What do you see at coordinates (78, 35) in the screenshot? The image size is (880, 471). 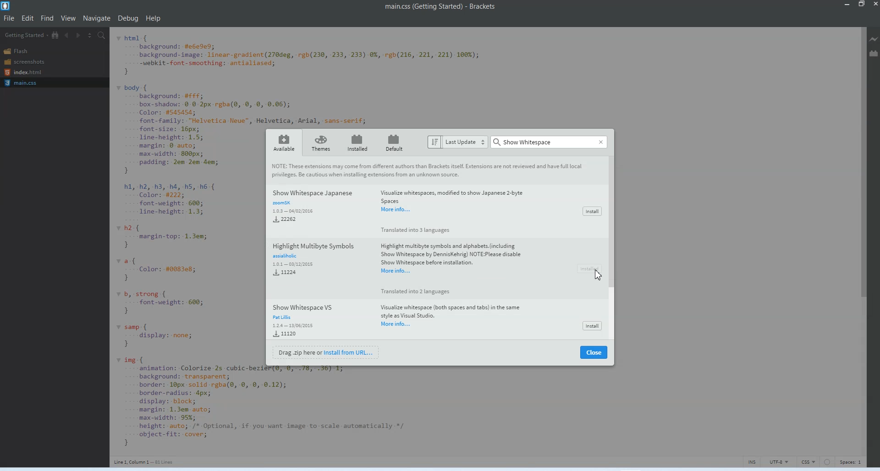 I see `Navigate Forwards ` at bounding box center [78, 35].